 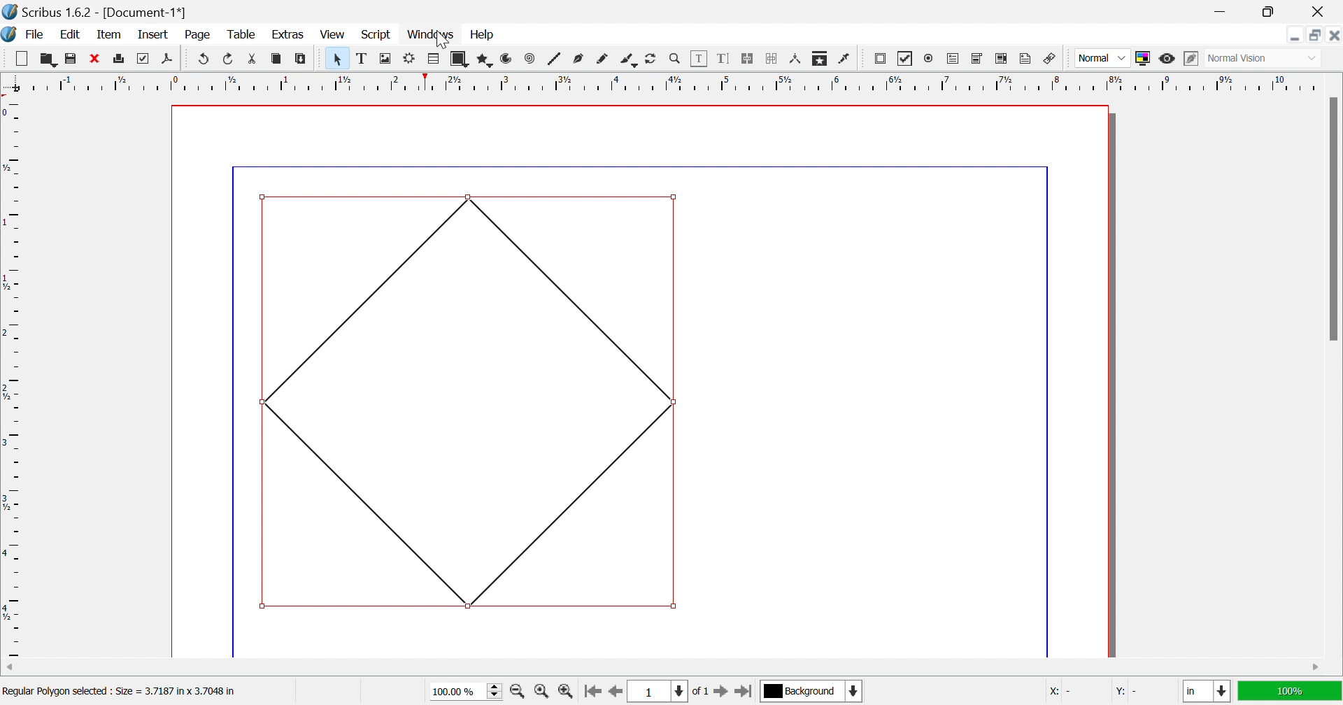 What do you see at coordinates (1025, 59) in the screenshot?
I see `Text annotation` at bounding box center [1025, 59].